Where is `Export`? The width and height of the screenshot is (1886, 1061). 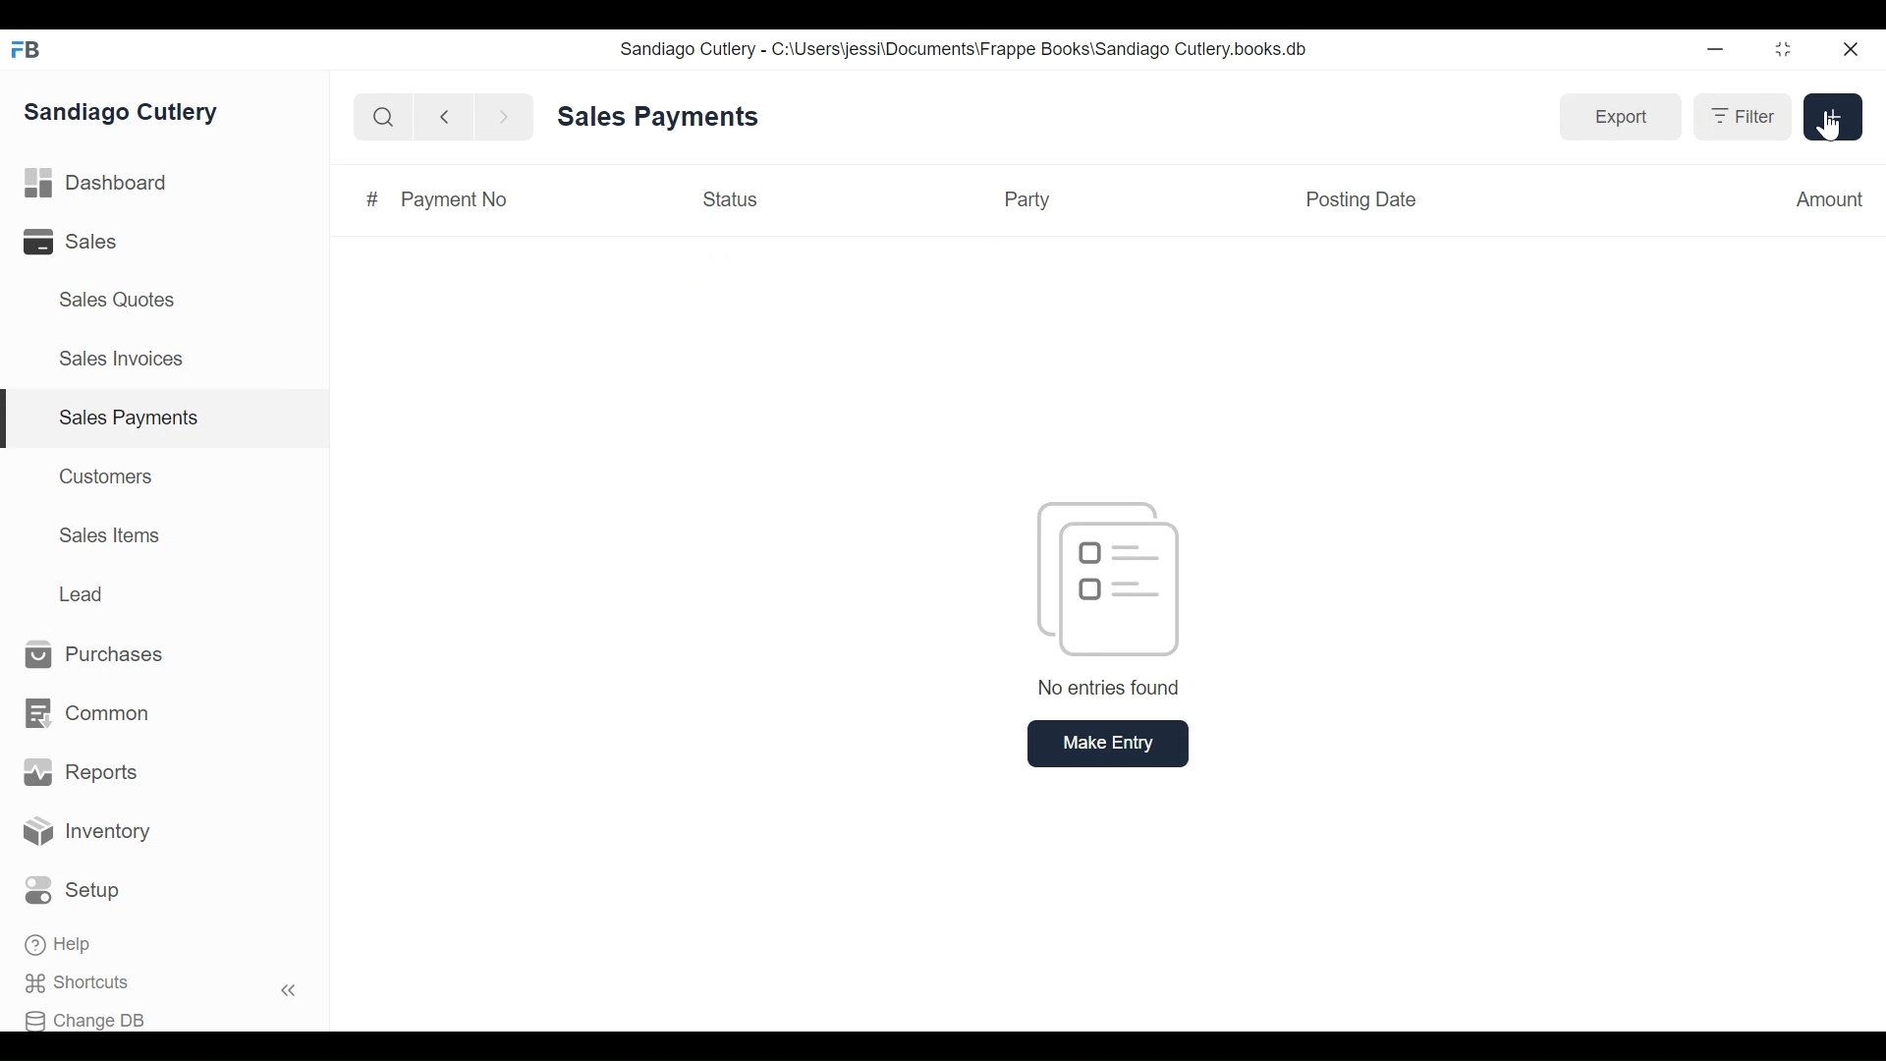 Export is located at coordinates (1621, 118).